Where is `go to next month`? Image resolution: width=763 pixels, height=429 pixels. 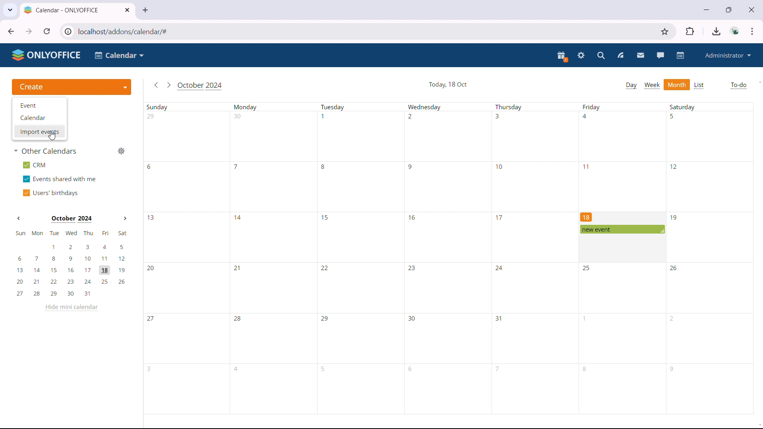
go to next month is located at coordinates (168, 85).